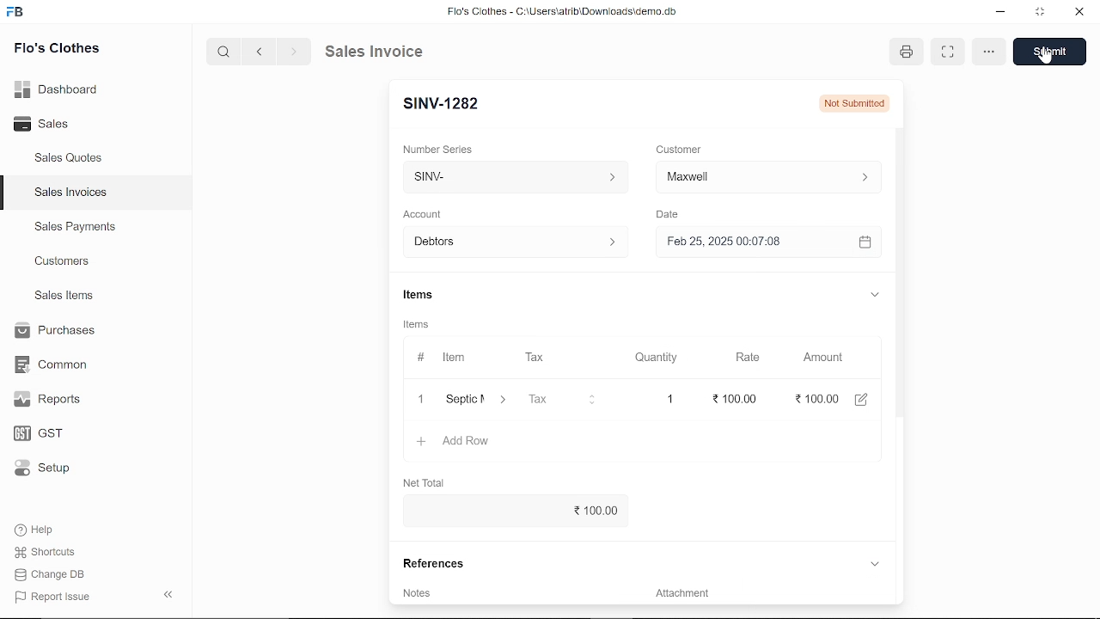 This screenshot has width=1100, height=619. What do you see at coordinates (874, 563) in the screenshot?
I see `expand reference` at bounding box center [874, 563].